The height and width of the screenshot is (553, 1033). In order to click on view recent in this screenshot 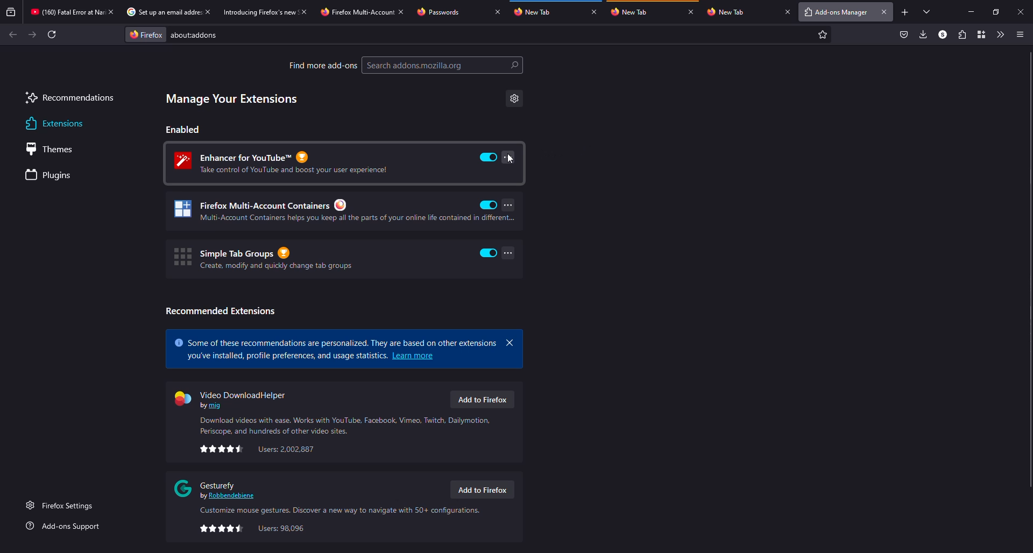, I will do `click(11, 12)`.